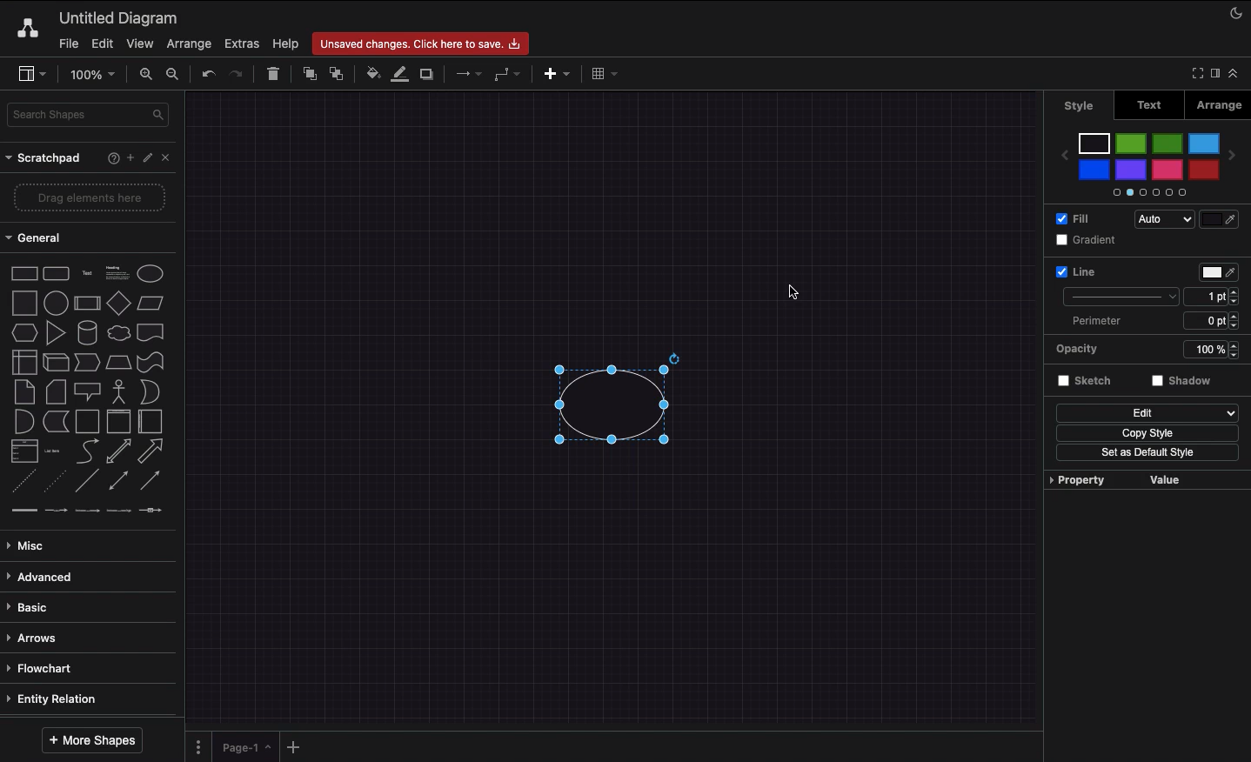 This screenshot has height=762, width=1251. What do you see at coordinates (140, 41) in the screenshot?
I see `View` at bounding box center [140, 41].